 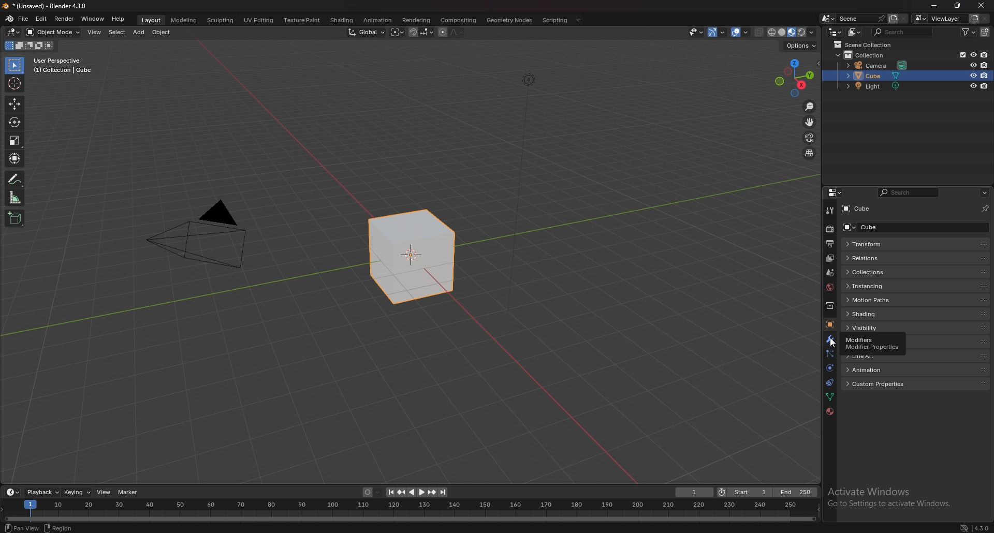 What do you see at coordinates (9, 18) in the screenshot?
I see `blender` at bounding box center [9, 18].